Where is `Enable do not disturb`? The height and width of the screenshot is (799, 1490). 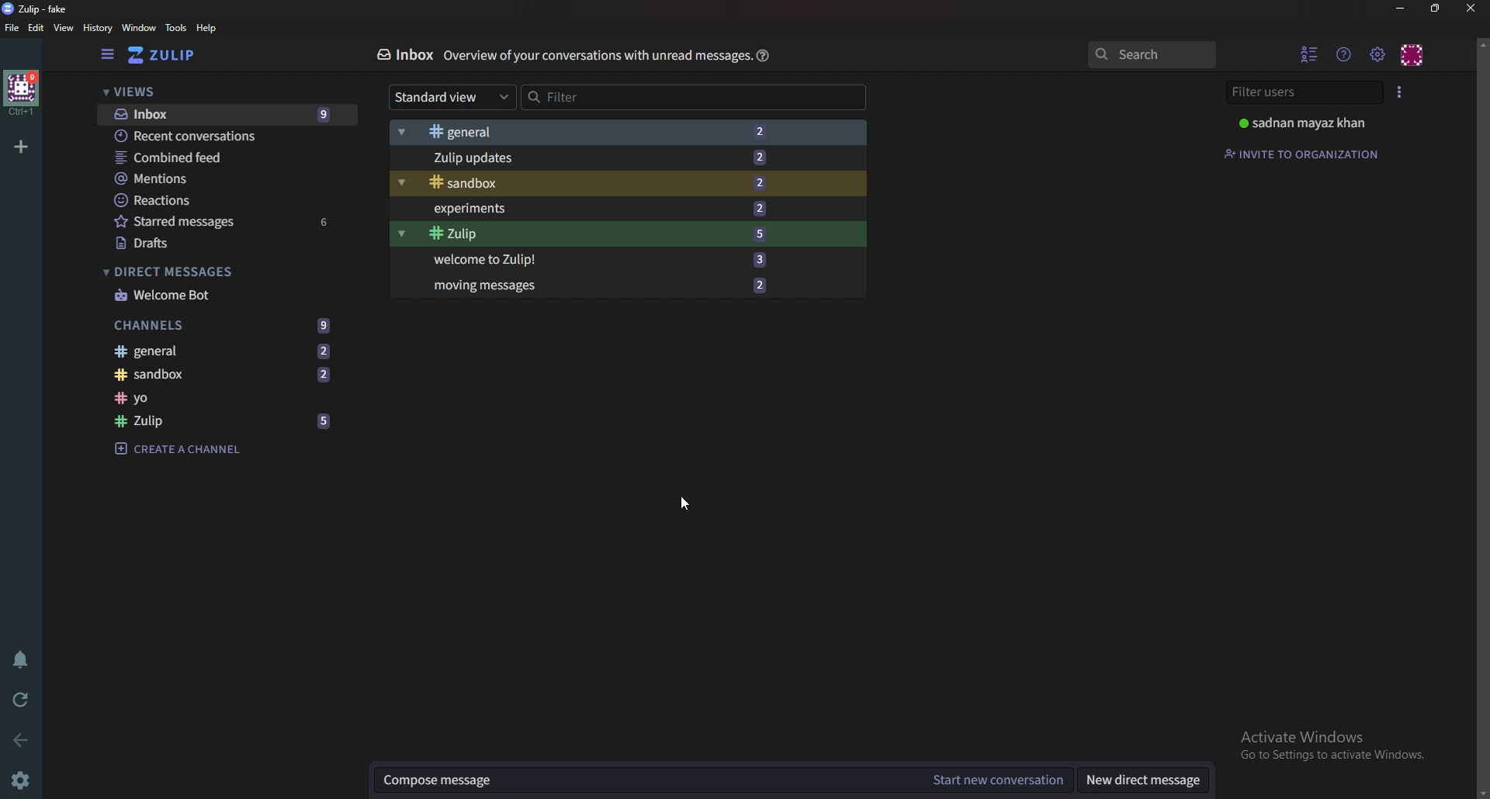 Enable do not disturb is located at coordinates (20, 659).